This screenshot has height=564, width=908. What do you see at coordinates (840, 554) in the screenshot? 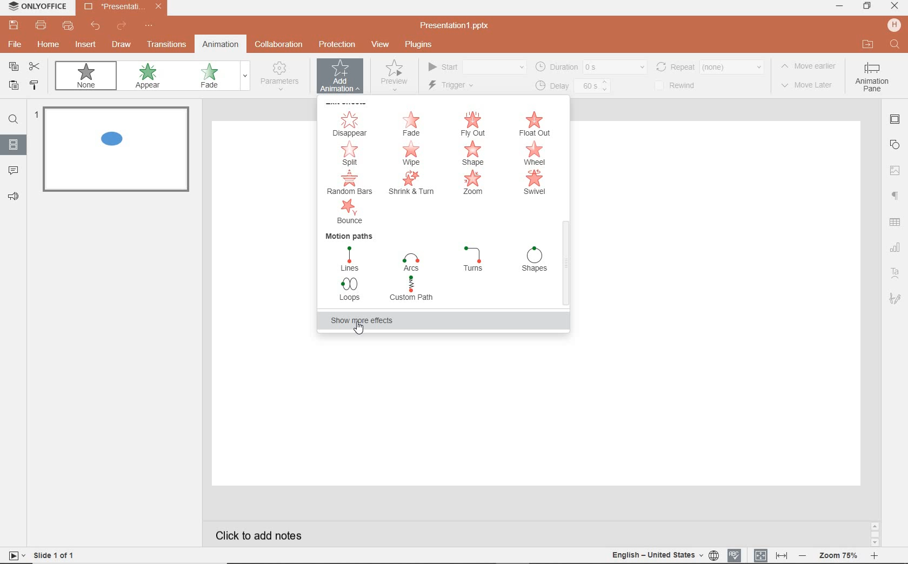
I see `zoom` at bounding box center [840, 554].